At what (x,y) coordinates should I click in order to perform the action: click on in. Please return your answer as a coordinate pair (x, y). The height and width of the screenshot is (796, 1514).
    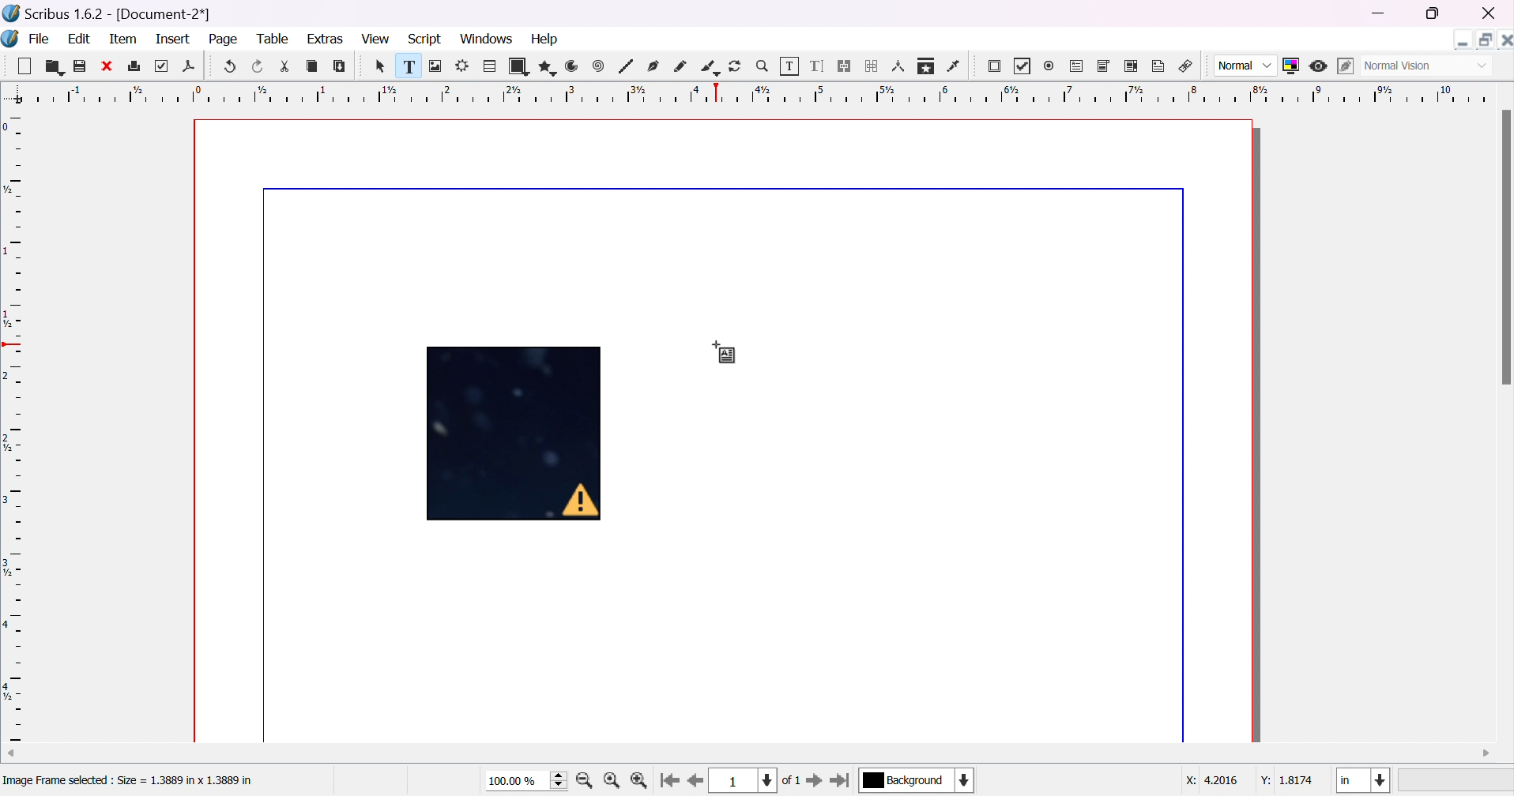
    Looking at the image, I should click on (1364, 781).